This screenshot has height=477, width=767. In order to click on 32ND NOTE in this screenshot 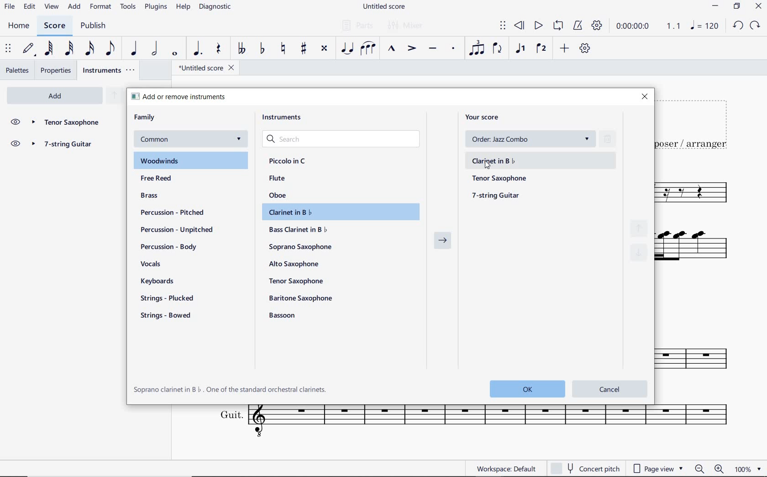, I will do `click(70, 48)`.